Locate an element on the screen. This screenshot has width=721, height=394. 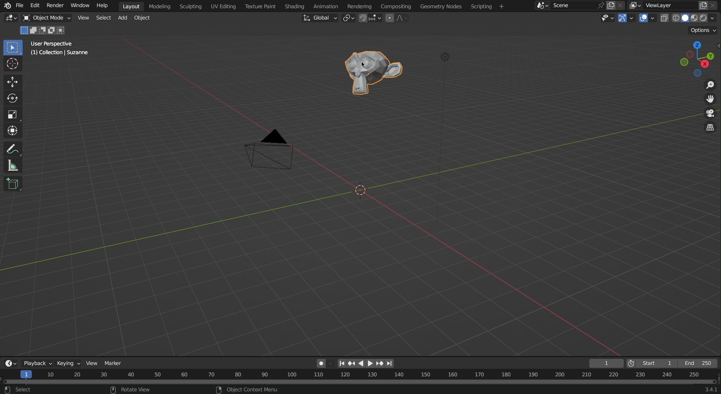
Transform is located at coordinates (12, 131).